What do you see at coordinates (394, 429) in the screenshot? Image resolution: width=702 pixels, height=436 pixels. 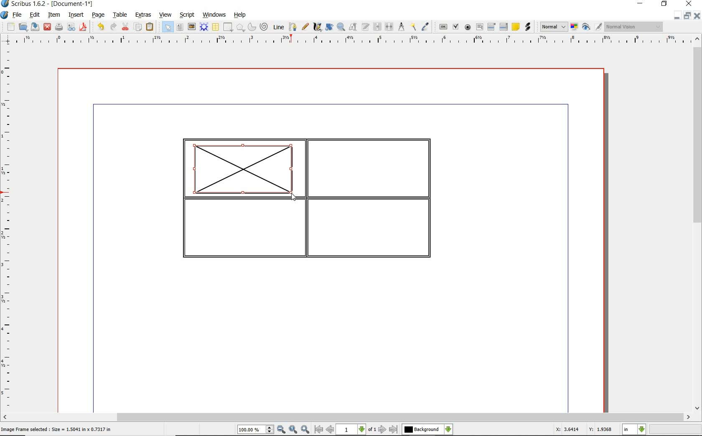 I see `go to last page` at bounding box center [394, 429].